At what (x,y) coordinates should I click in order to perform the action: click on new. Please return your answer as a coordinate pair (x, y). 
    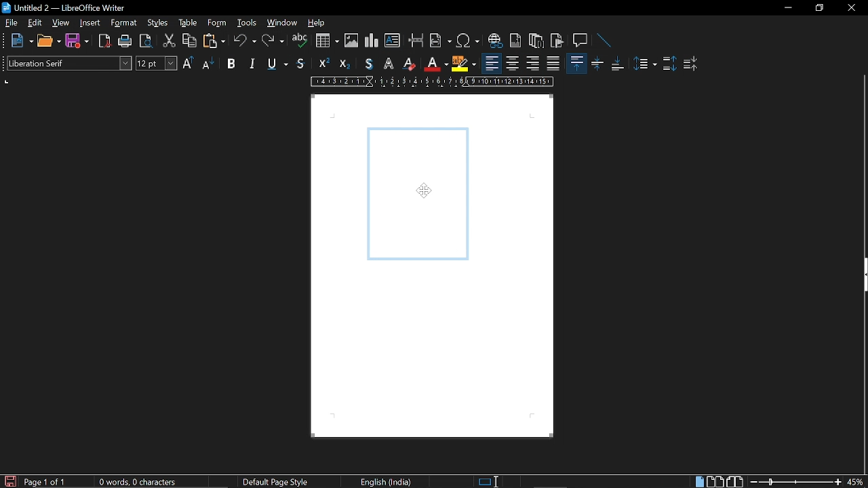
    Looking at the image, I should click on (21, 40).